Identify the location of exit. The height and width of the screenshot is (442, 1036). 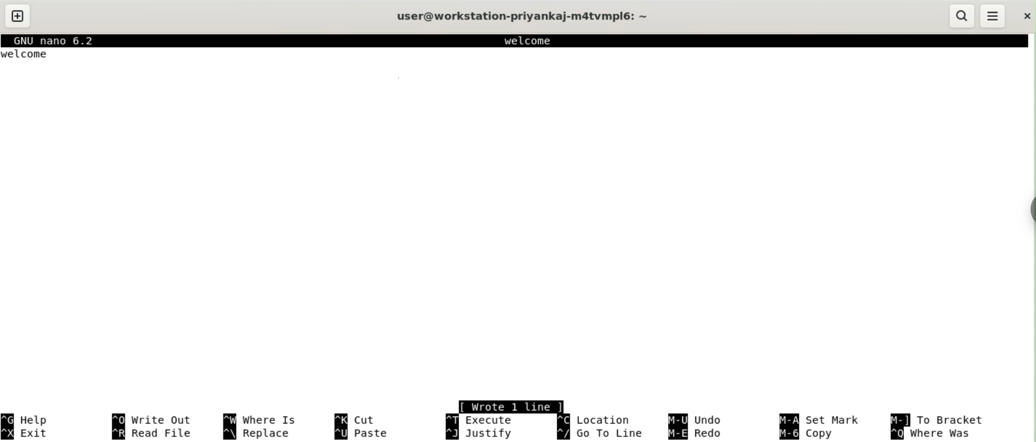
(29, 433).